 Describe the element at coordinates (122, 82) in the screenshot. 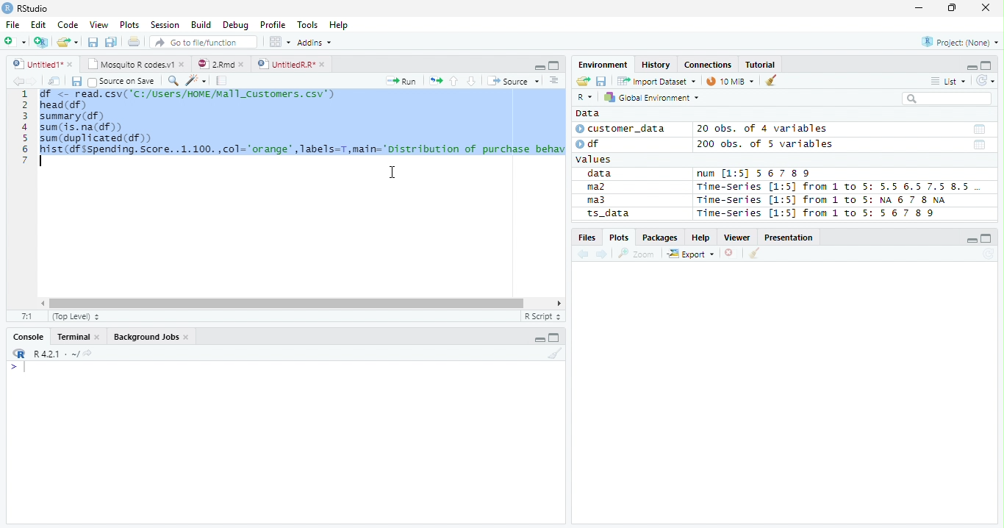

I see `Source on save` at that location.